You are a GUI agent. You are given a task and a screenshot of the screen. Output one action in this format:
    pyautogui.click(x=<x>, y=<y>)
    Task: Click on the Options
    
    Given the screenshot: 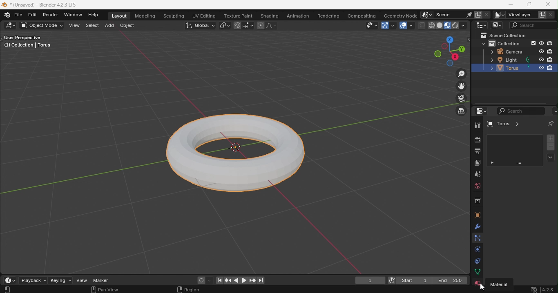 What is the action you would take?
    pyautogui.click(x=554, y=110)
    